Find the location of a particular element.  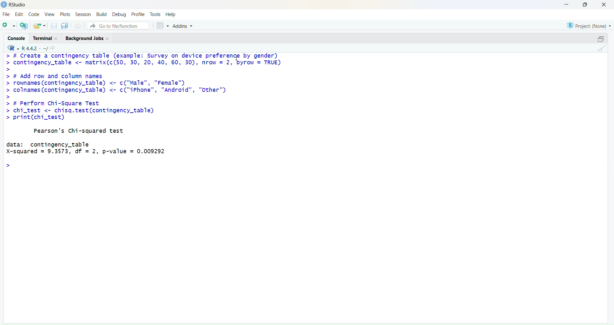

> is located at coordinates (9, 97).